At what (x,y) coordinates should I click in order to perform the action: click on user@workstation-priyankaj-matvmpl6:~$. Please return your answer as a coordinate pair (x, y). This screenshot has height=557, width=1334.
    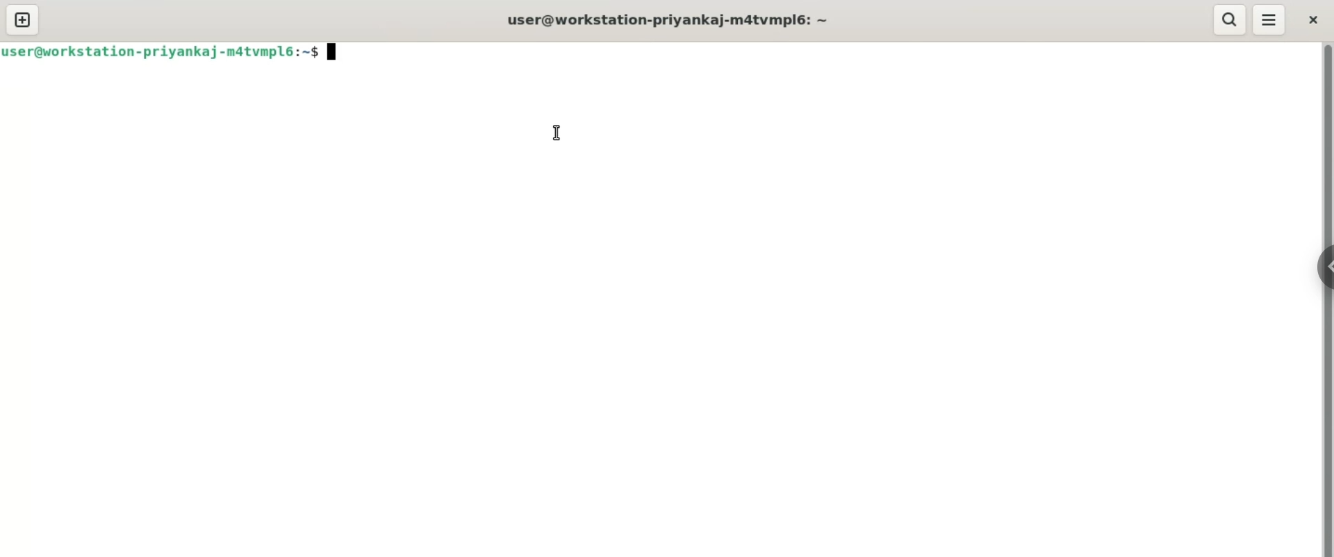
    Looking at the image, I should click on (163, 51).